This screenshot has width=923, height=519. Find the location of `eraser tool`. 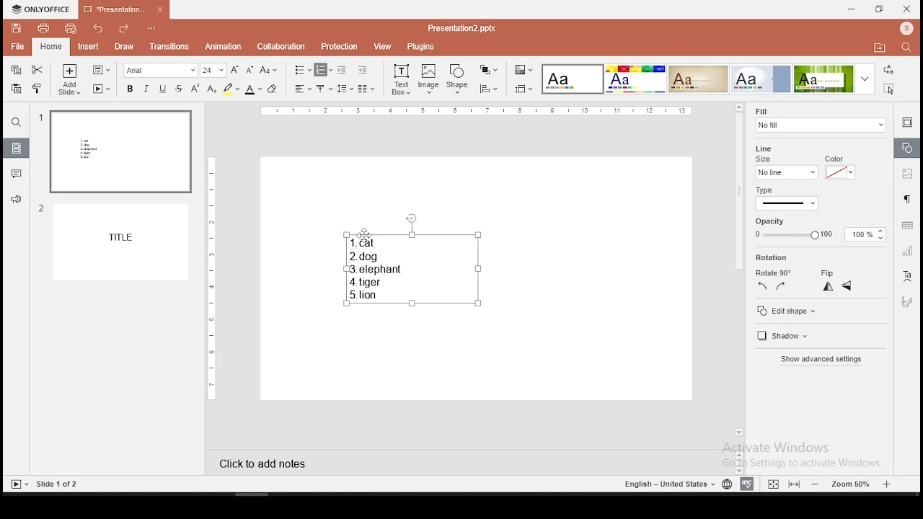

eraser tool is located at coordinates (274, 89).